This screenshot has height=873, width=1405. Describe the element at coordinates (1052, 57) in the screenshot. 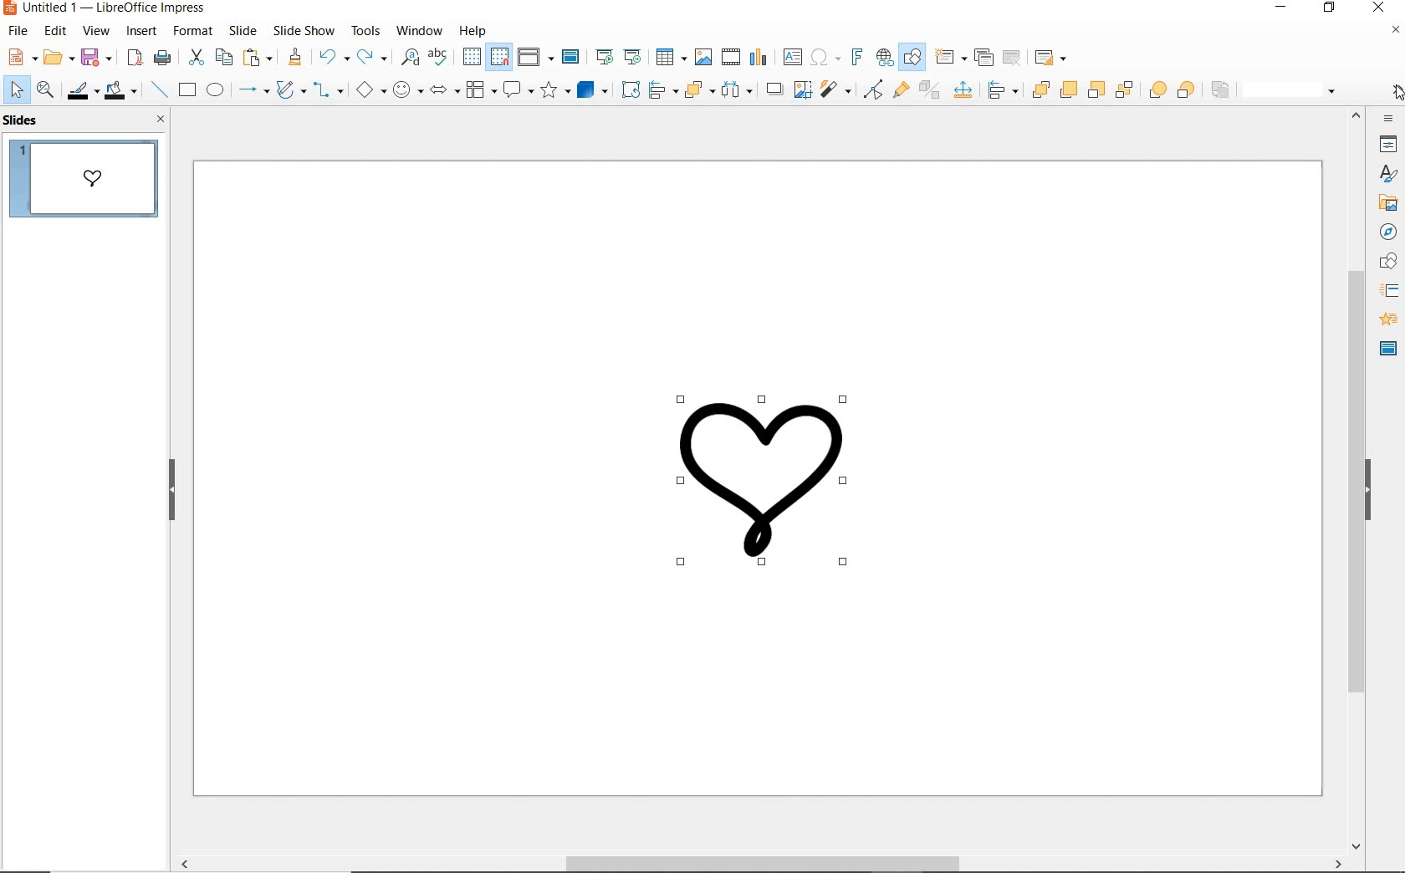

I see `slide layout` at that location.